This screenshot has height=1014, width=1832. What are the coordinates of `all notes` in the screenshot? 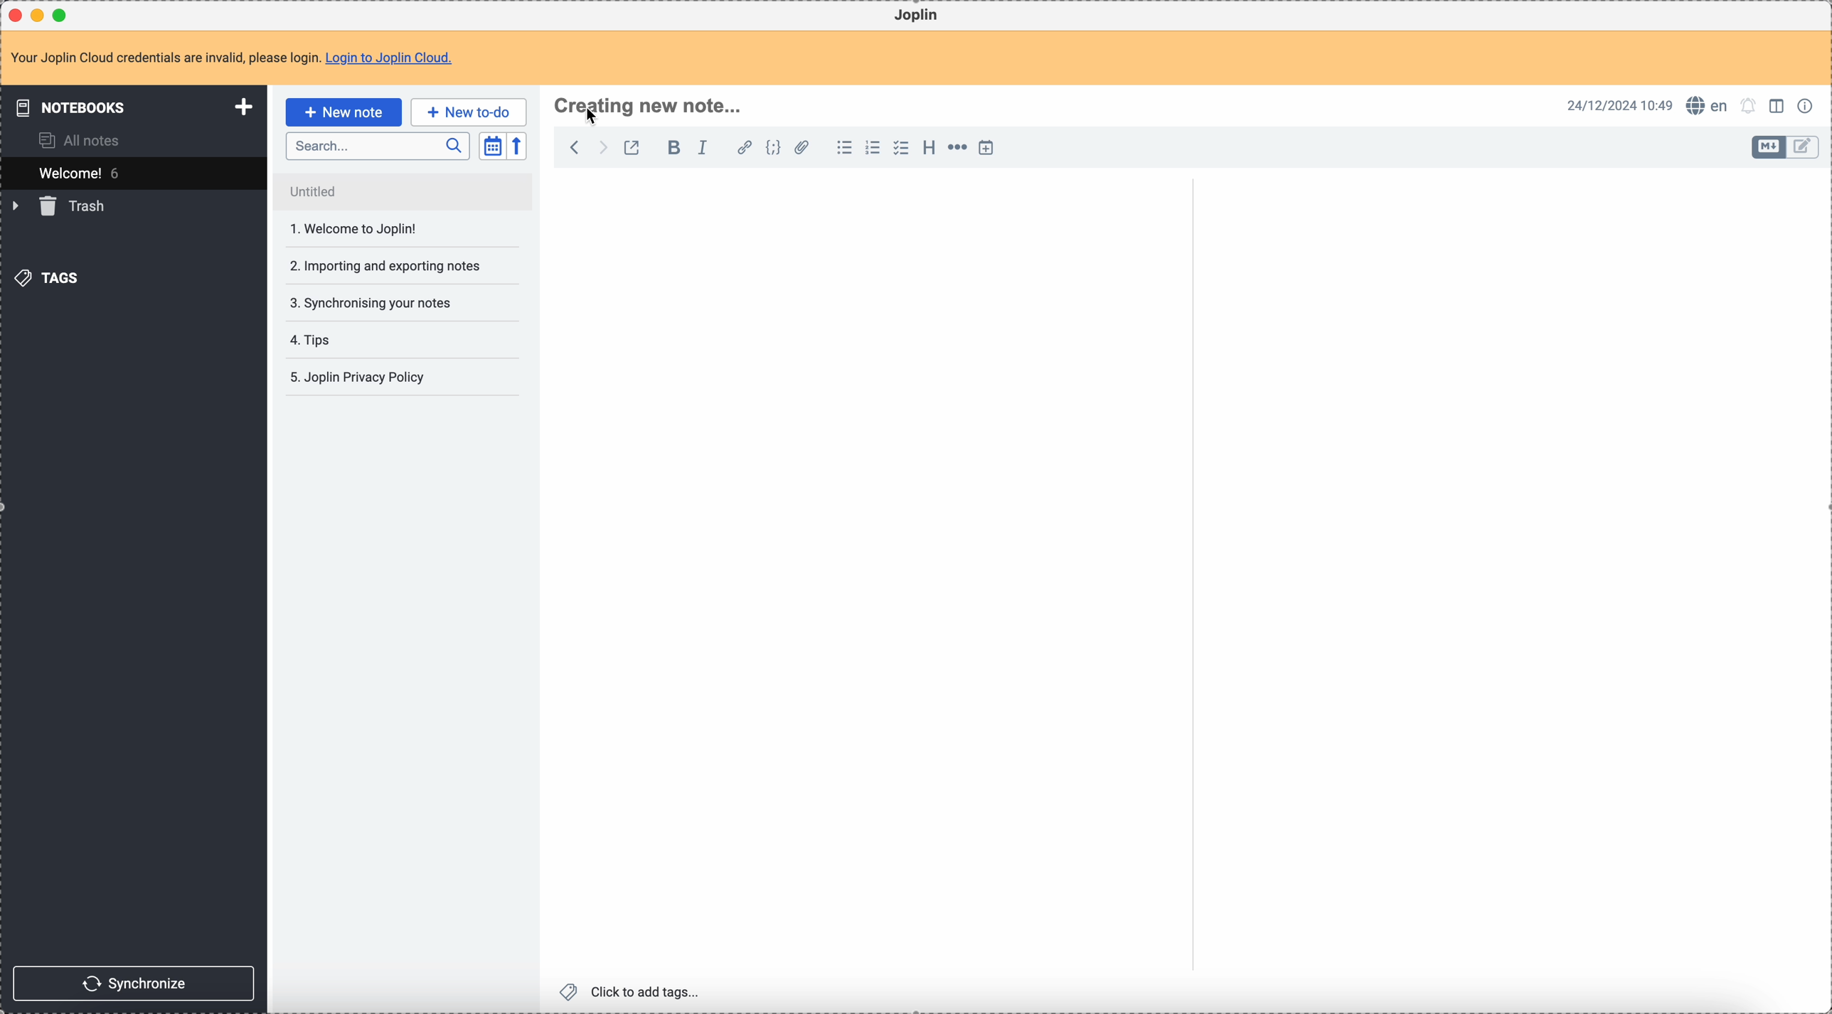 It's located at (82, 140).